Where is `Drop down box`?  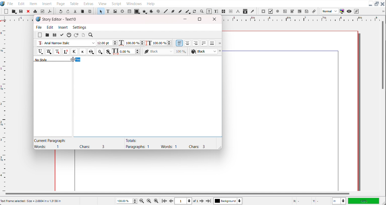
Drop down box is located at coordinates (219, 43).